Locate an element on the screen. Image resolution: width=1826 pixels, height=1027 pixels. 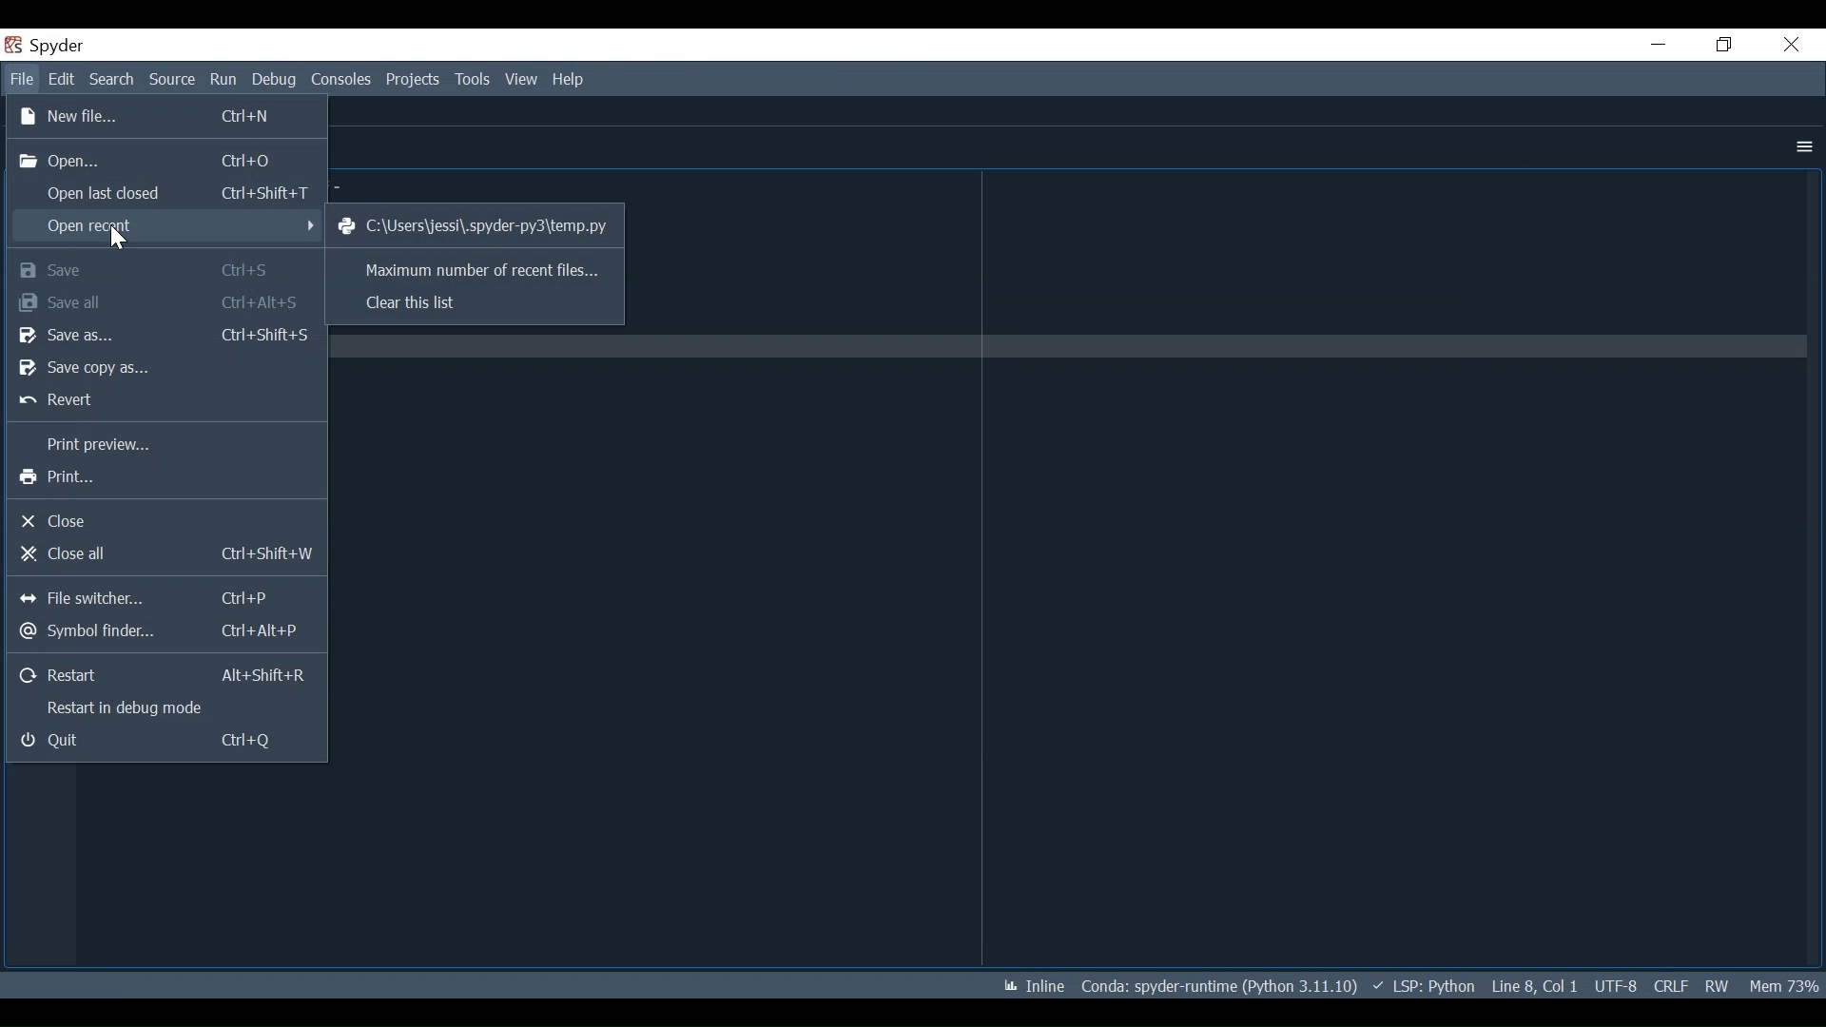
More Options is located at coordinates (1802, 149).